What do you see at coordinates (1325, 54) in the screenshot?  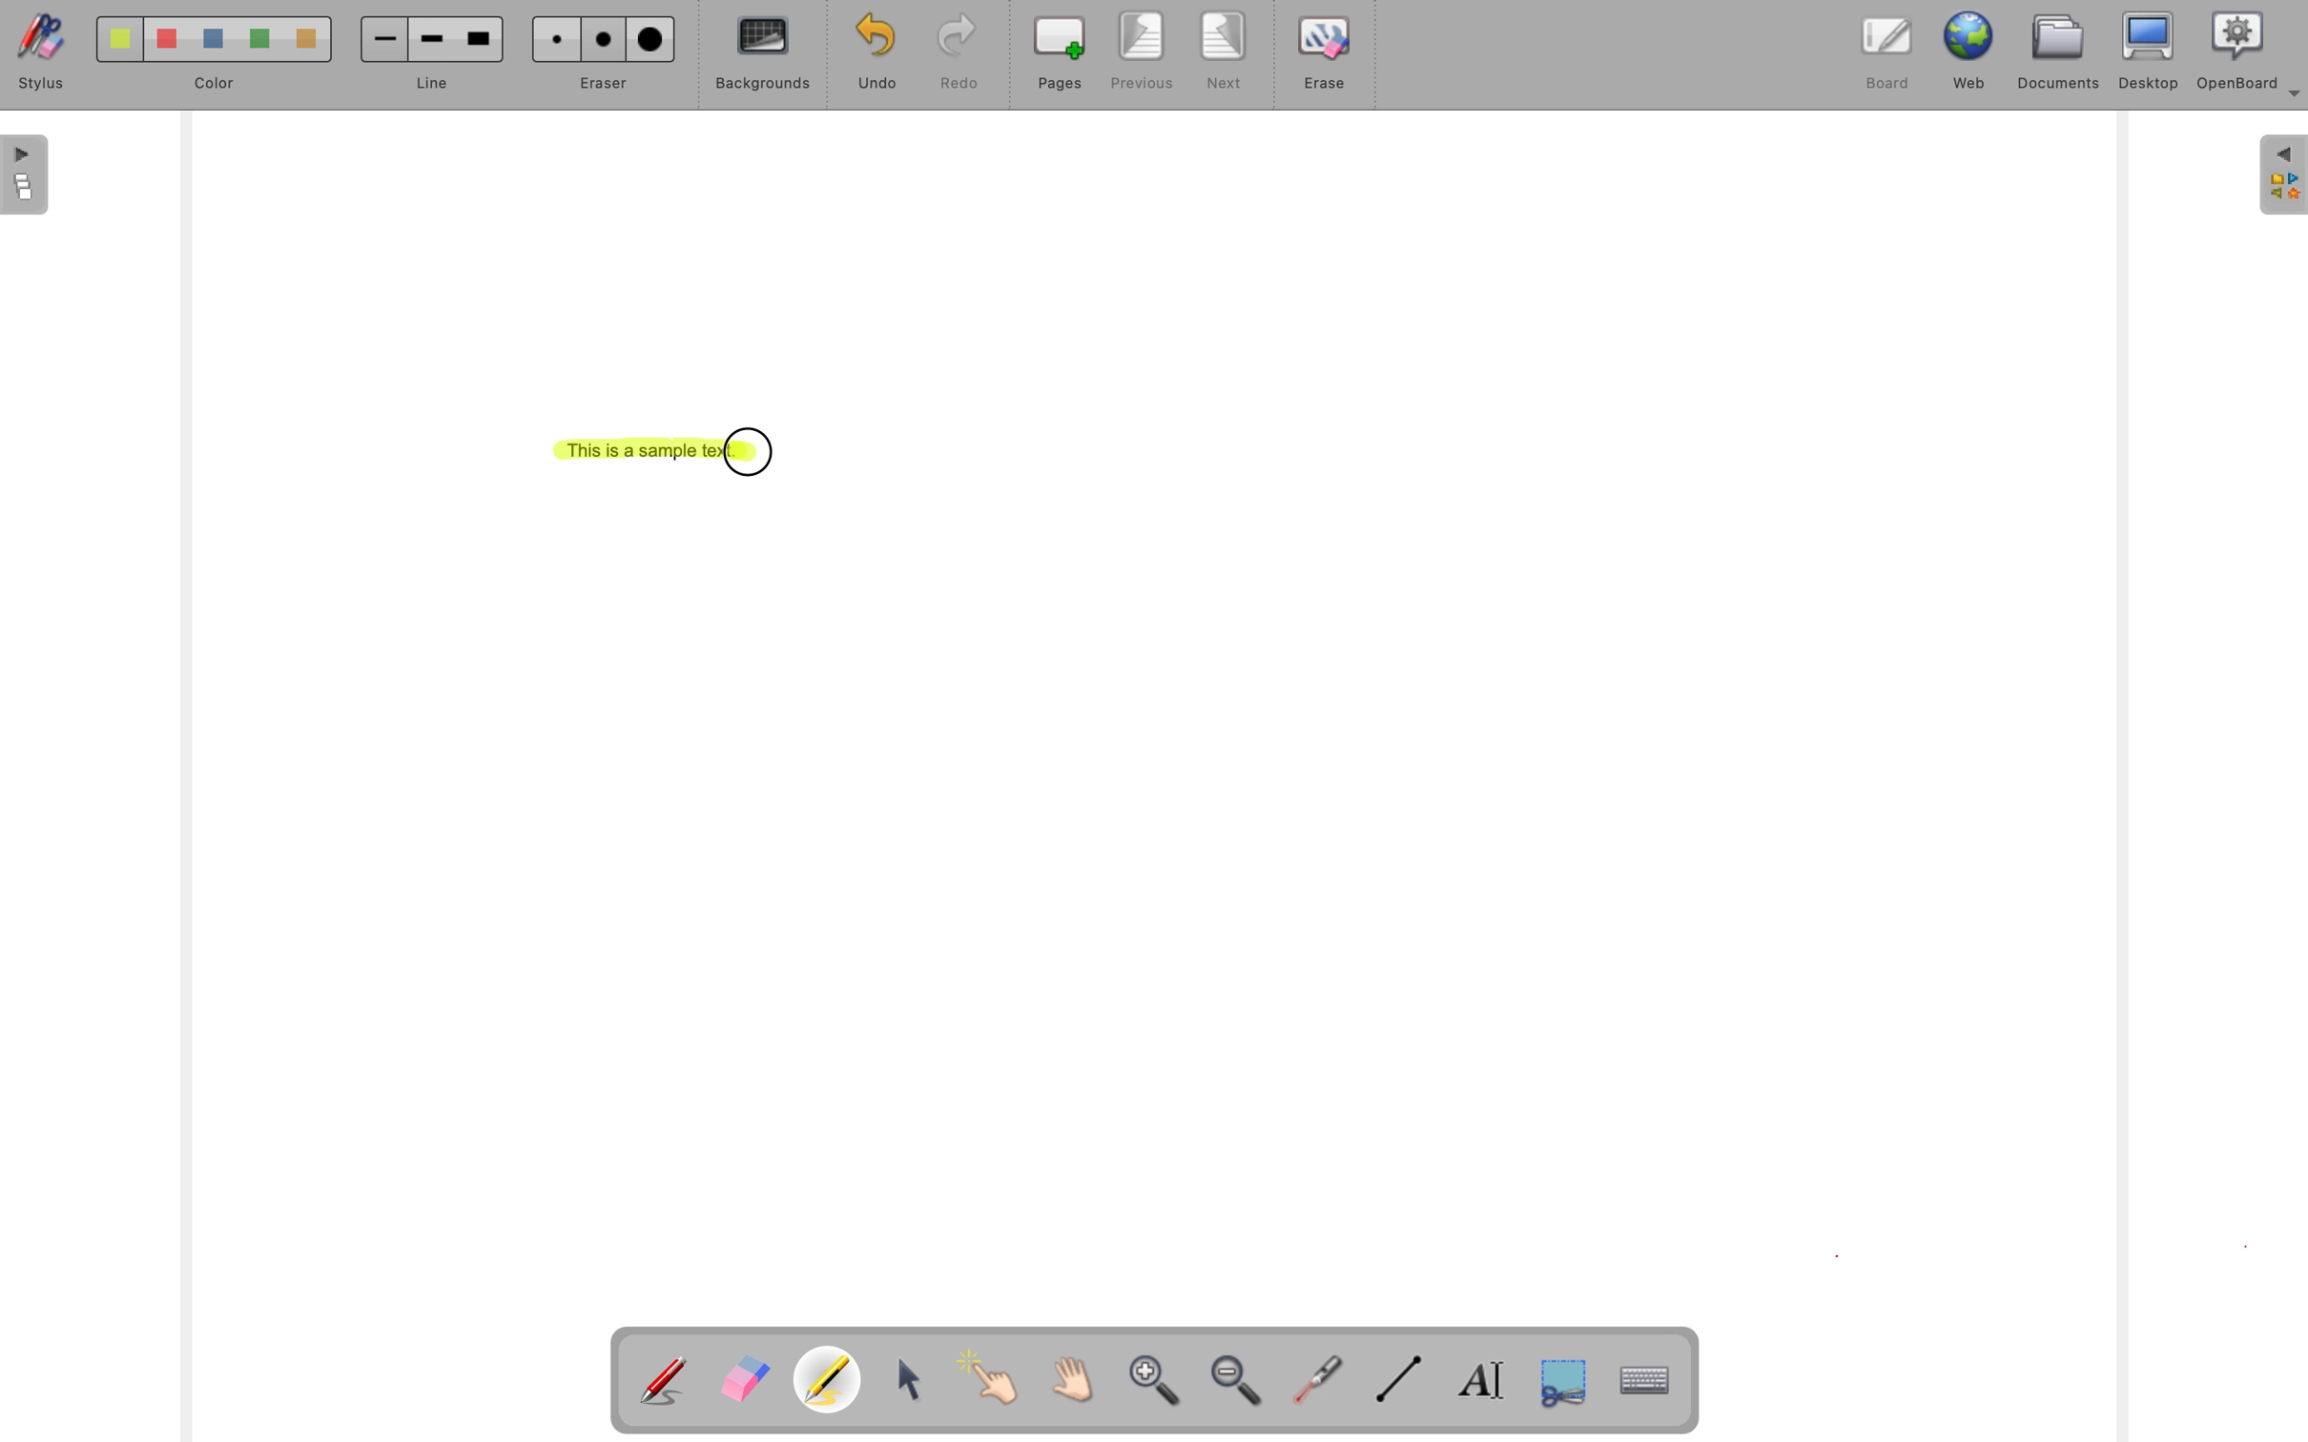 I see `erase` at bounding box center [1325, 54].